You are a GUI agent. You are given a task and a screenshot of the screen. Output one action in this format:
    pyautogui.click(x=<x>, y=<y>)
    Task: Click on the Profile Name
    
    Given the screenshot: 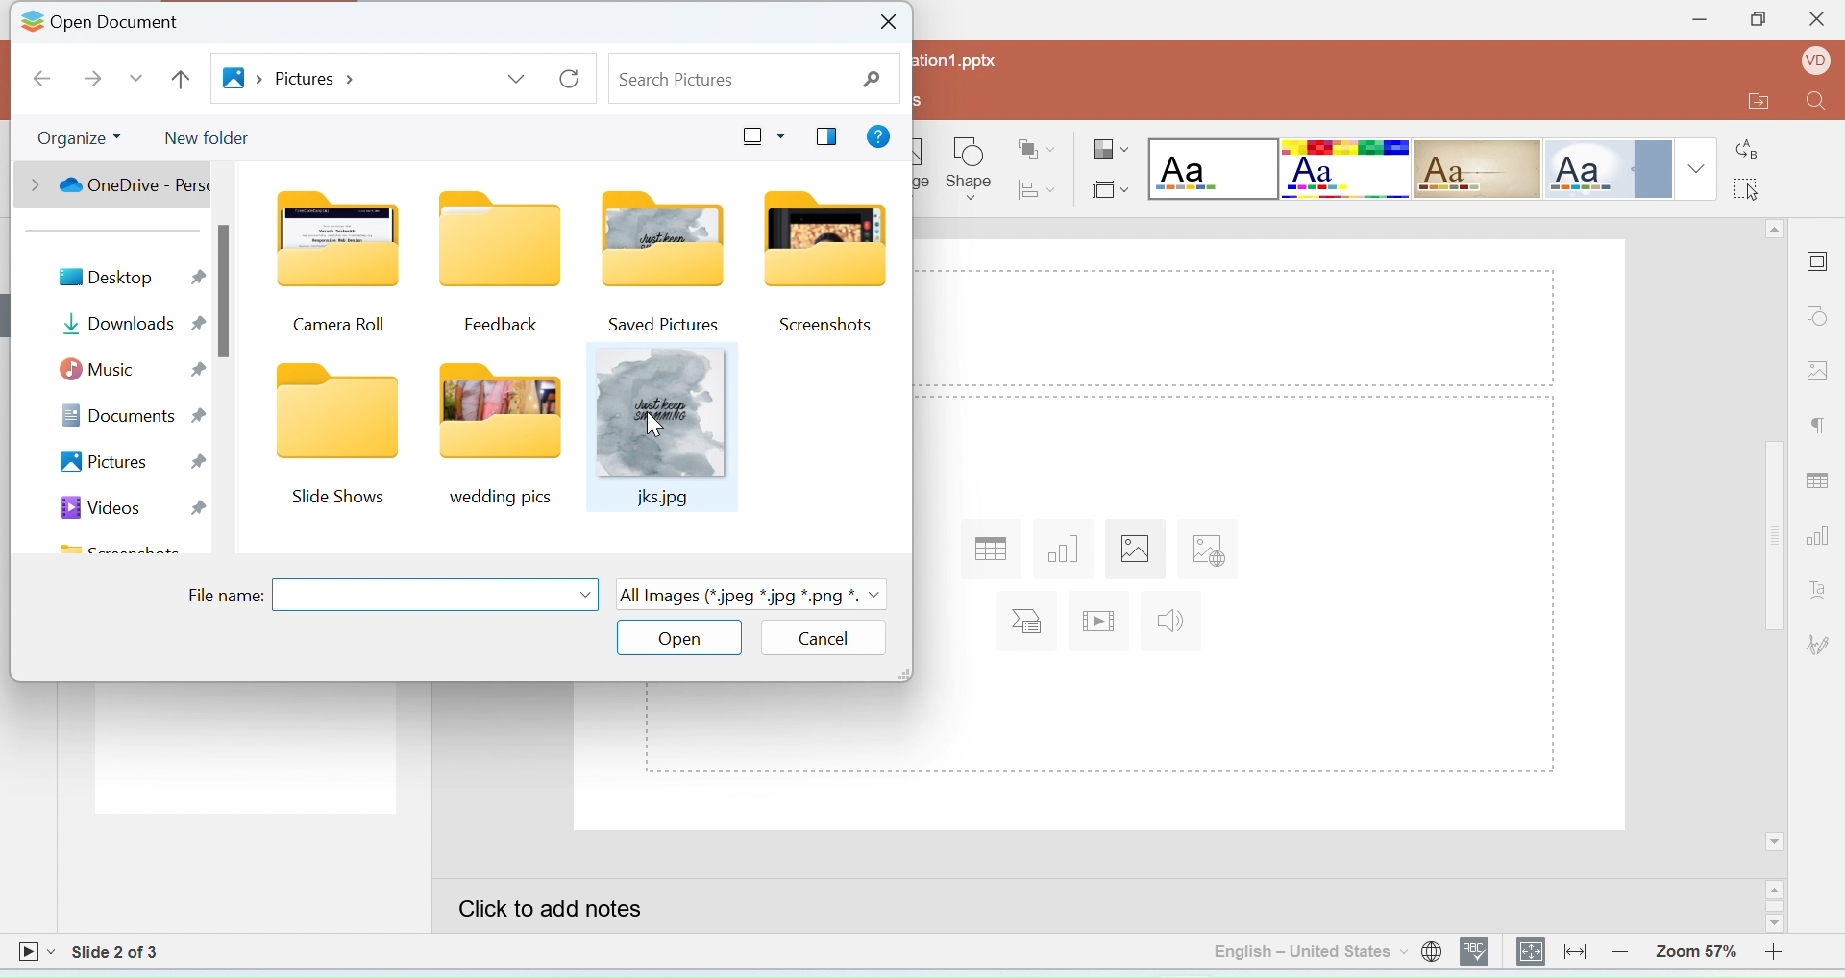 What is the action you would take?
    pyautogui.click(x=1811, y=63)
    